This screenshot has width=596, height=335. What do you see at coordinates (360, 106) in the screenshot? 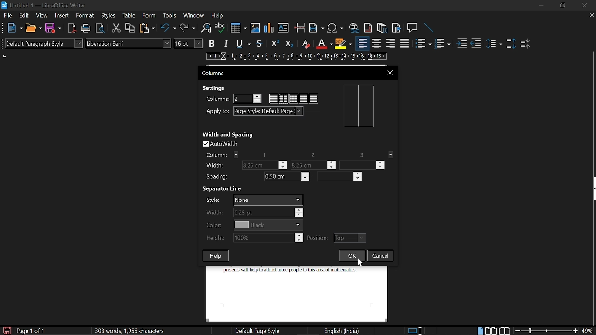
I see `layout preview` at bounding box center [360, 106].